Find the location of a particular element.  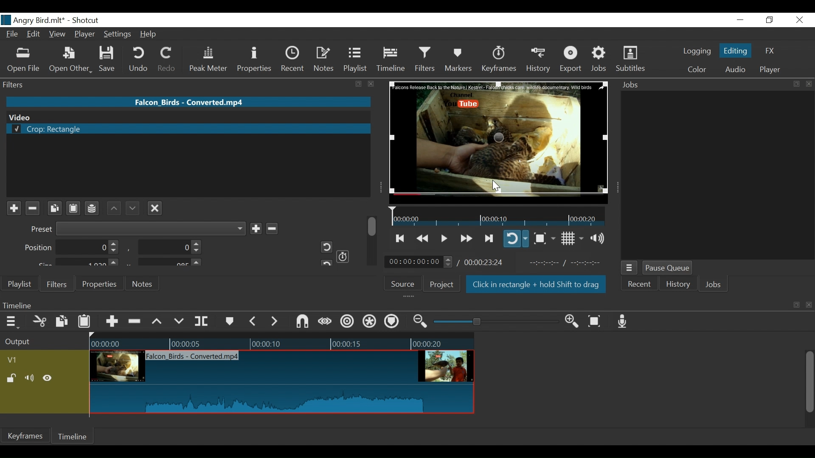

Properties is located at coordinates (98, 283).